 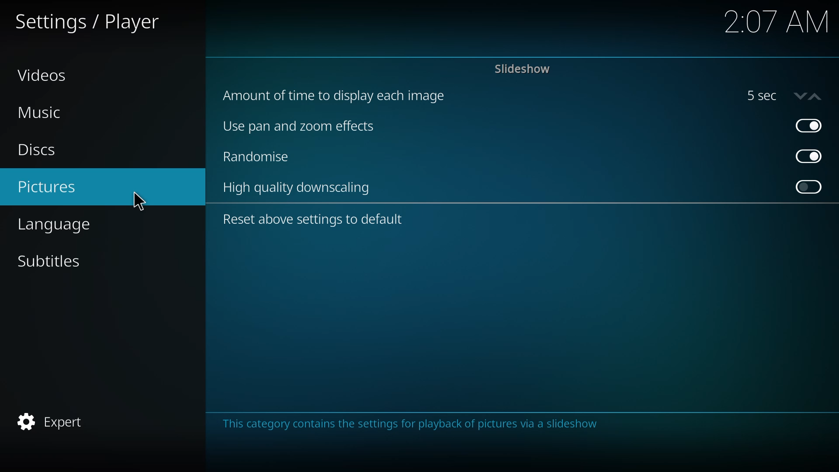 I want to click on click to enable, so click(x=808, y=187).